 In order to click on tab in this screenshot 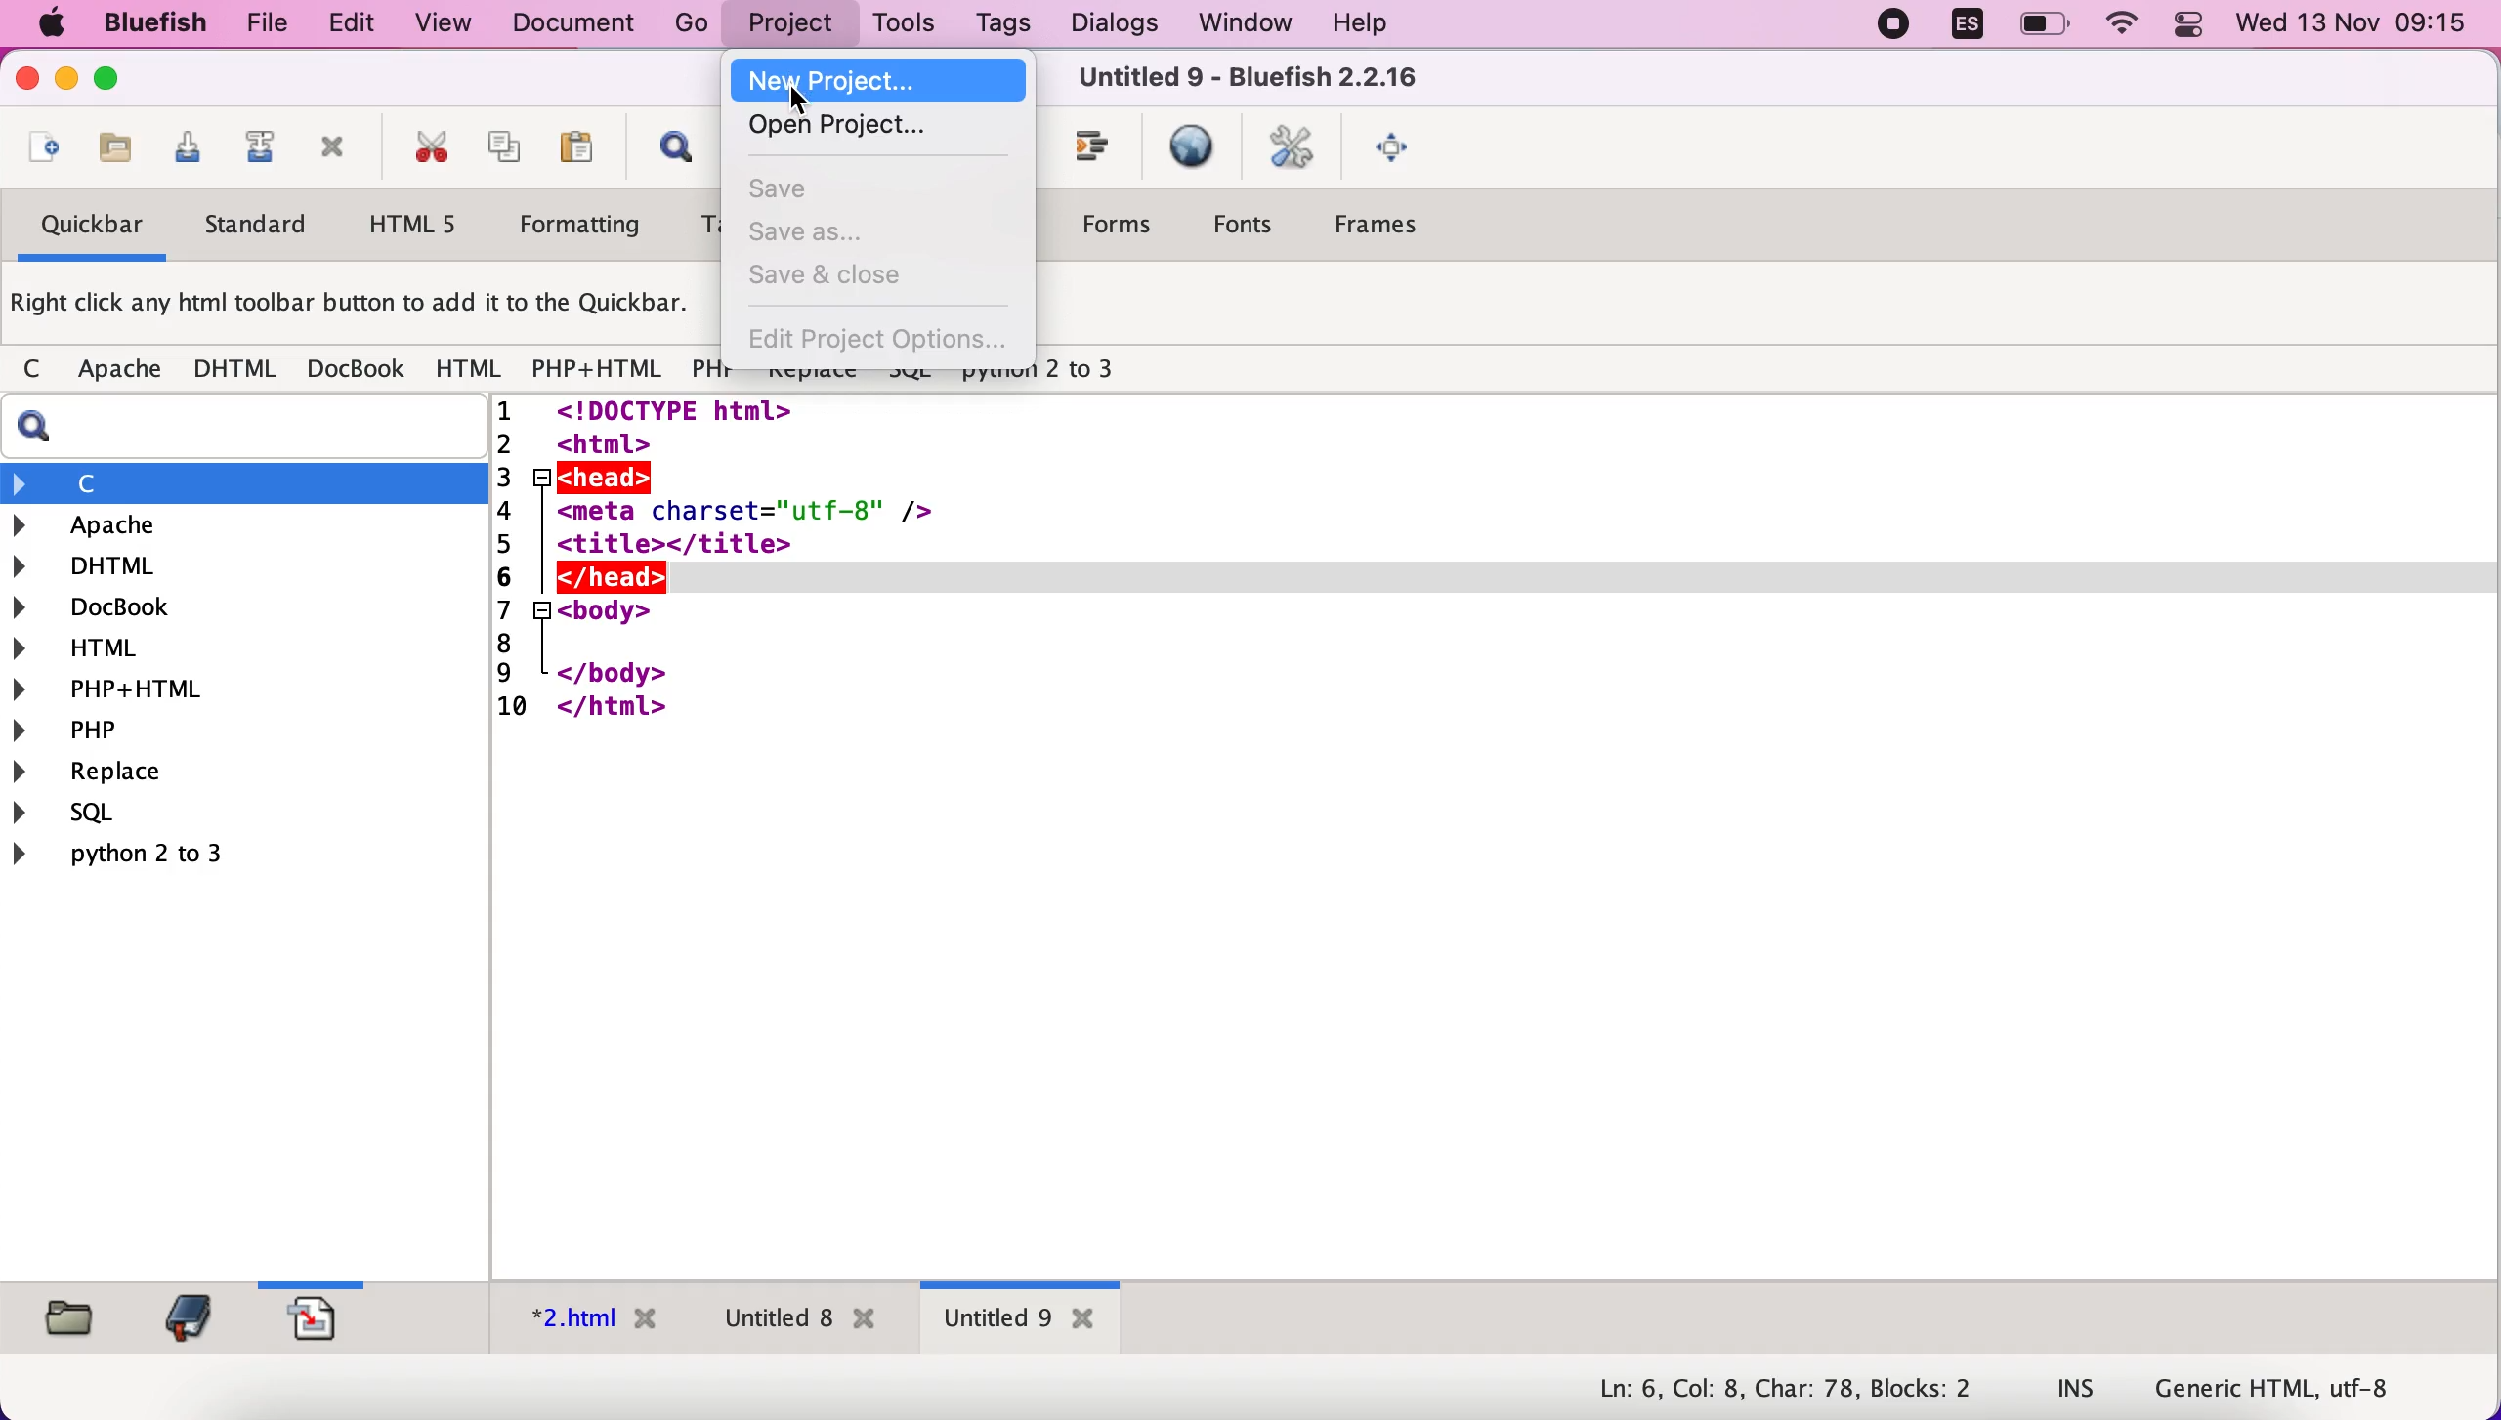, I will do `click(582, 1323)`.